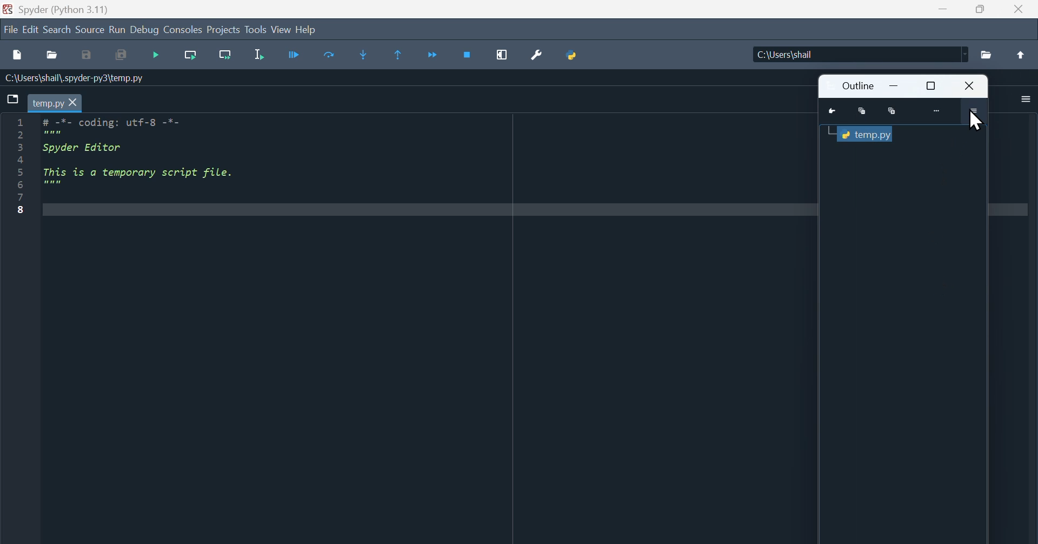 Image resolution: width=1038 pixels, height=544 pixels. Describe the element at coordinates (502, 55) in the screenshot. I see `Maximise current window` at that location.